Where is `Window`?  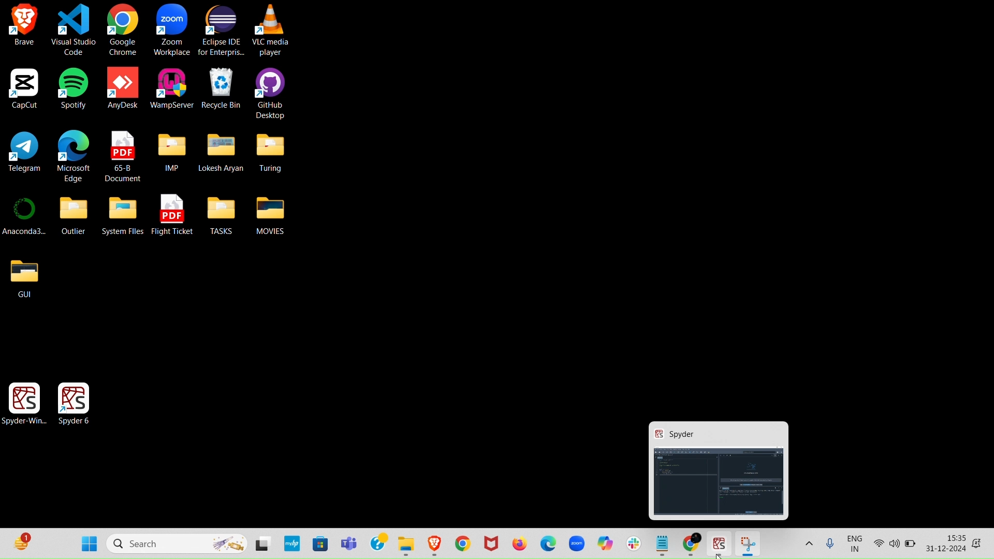 Window is located at coordinates (722, 469).